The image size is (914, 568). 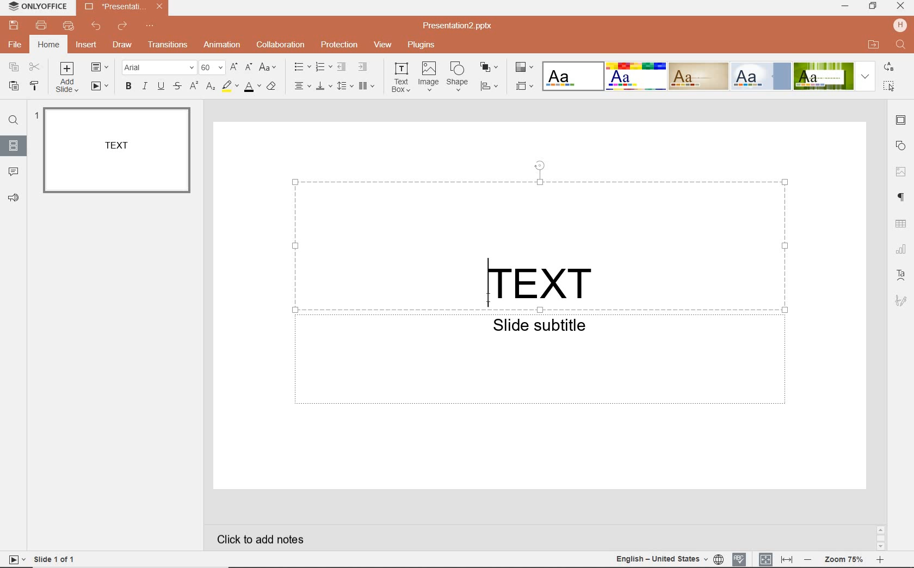 What do you see at coordinates (14, 170) in the screenshot?
I see `COMMENTS` at bounding box center [14, 170].